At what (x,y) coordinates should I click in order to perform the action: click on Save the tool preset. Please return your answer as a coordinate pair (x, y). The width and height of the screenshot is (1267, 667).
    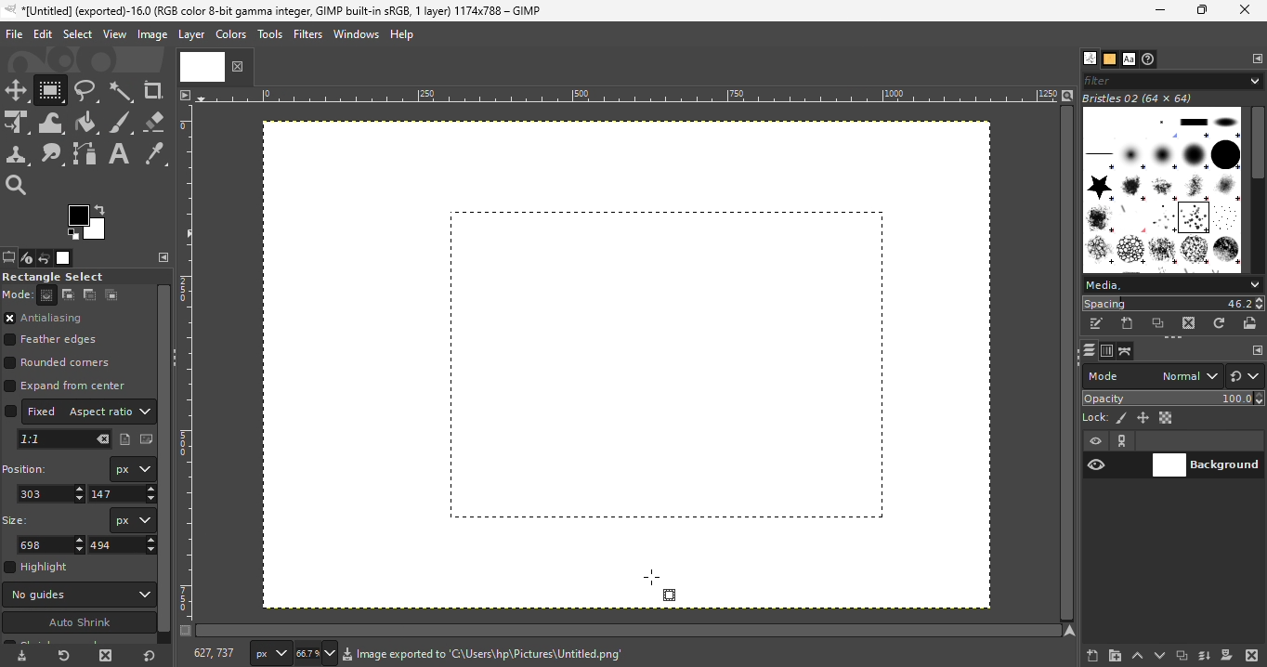
    Looking at the image, I should click on (21, 658).